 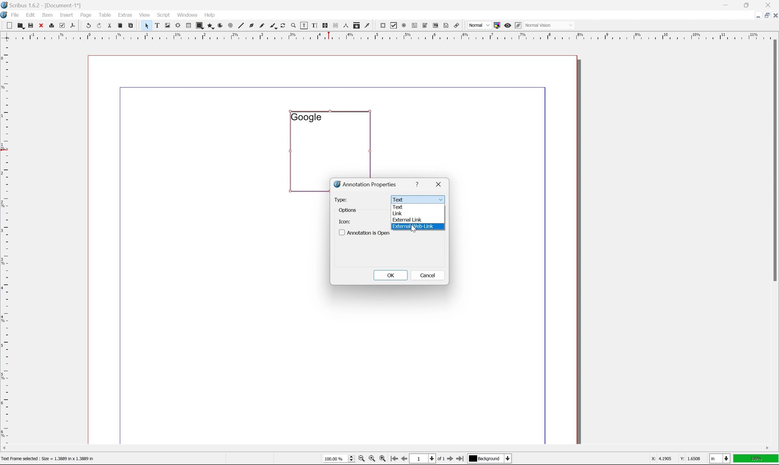 I want to click on 100%, so click(x=756, y=459).